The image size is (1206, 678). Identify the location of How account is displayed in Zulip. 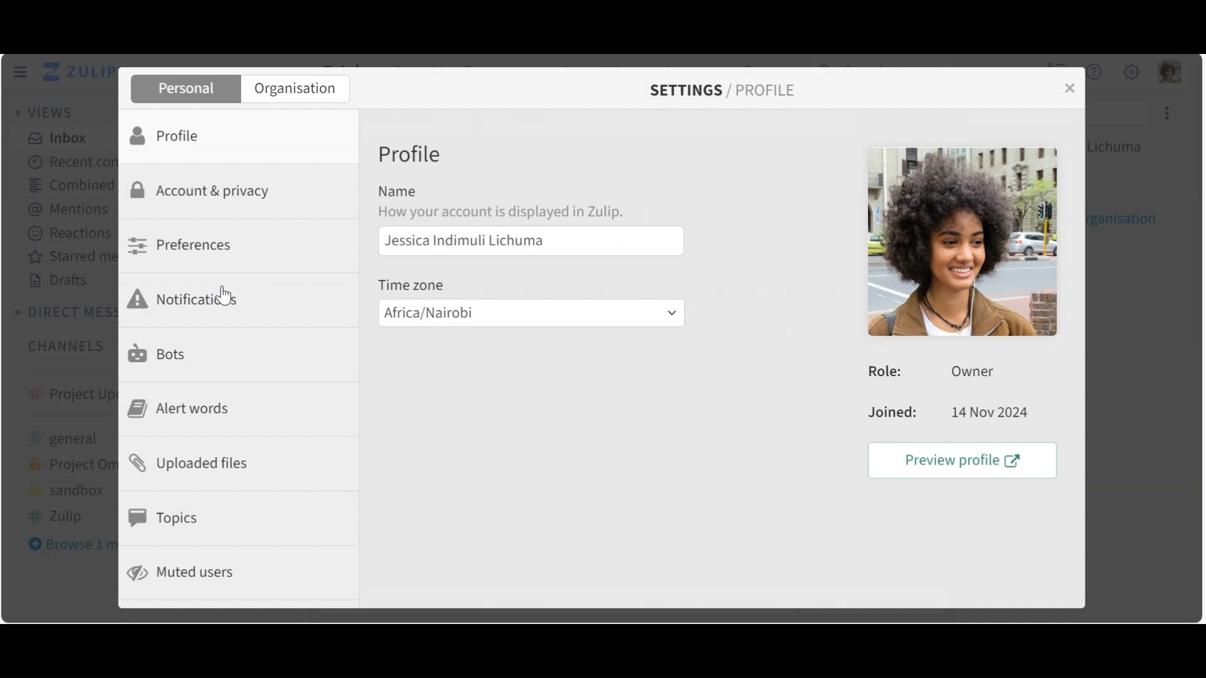
(509, 212).